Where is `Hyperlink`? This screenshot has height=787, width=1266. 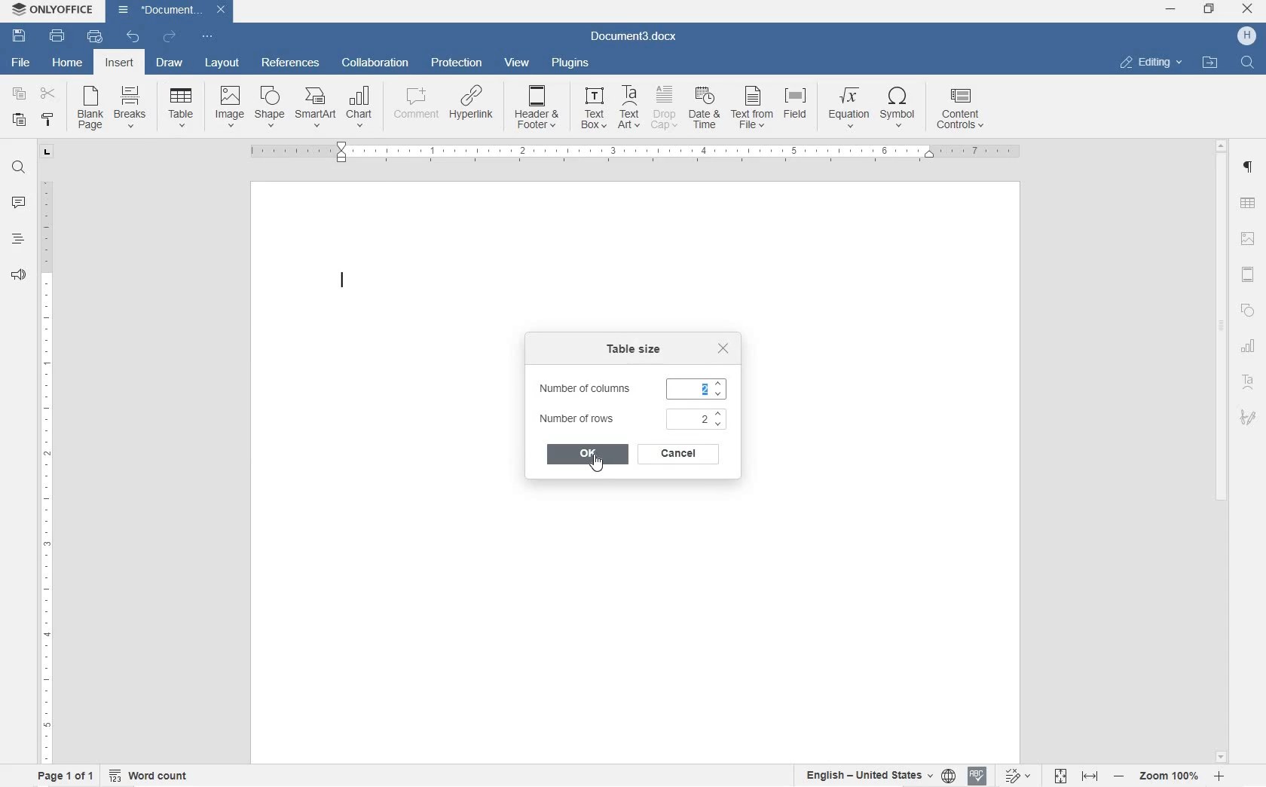
Hyperlink is located at coordinates (470, 108).